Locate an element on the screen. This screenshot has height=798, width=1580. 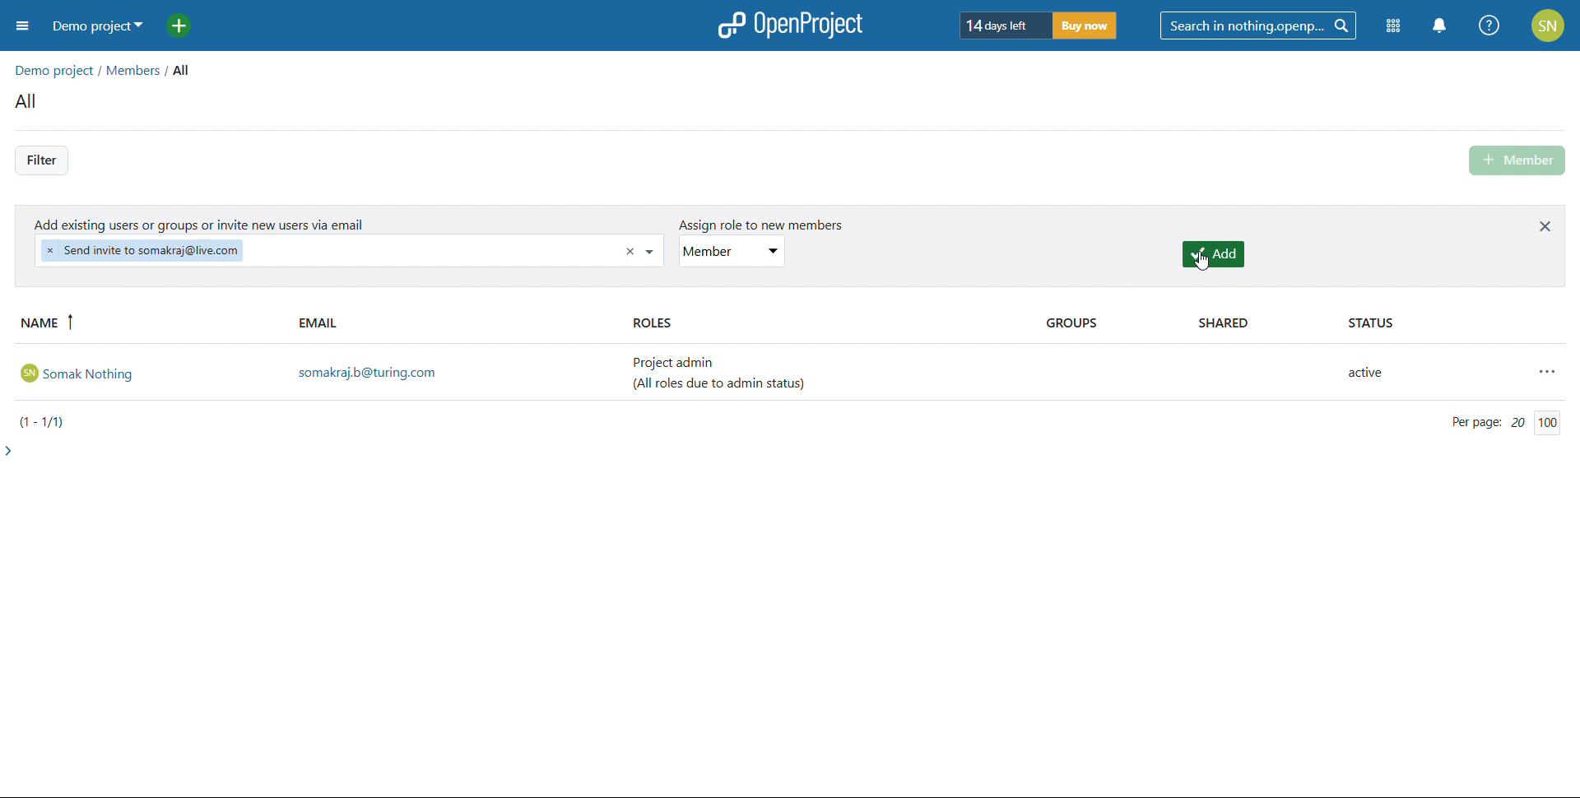
add is located at coordinates (1214, 254).